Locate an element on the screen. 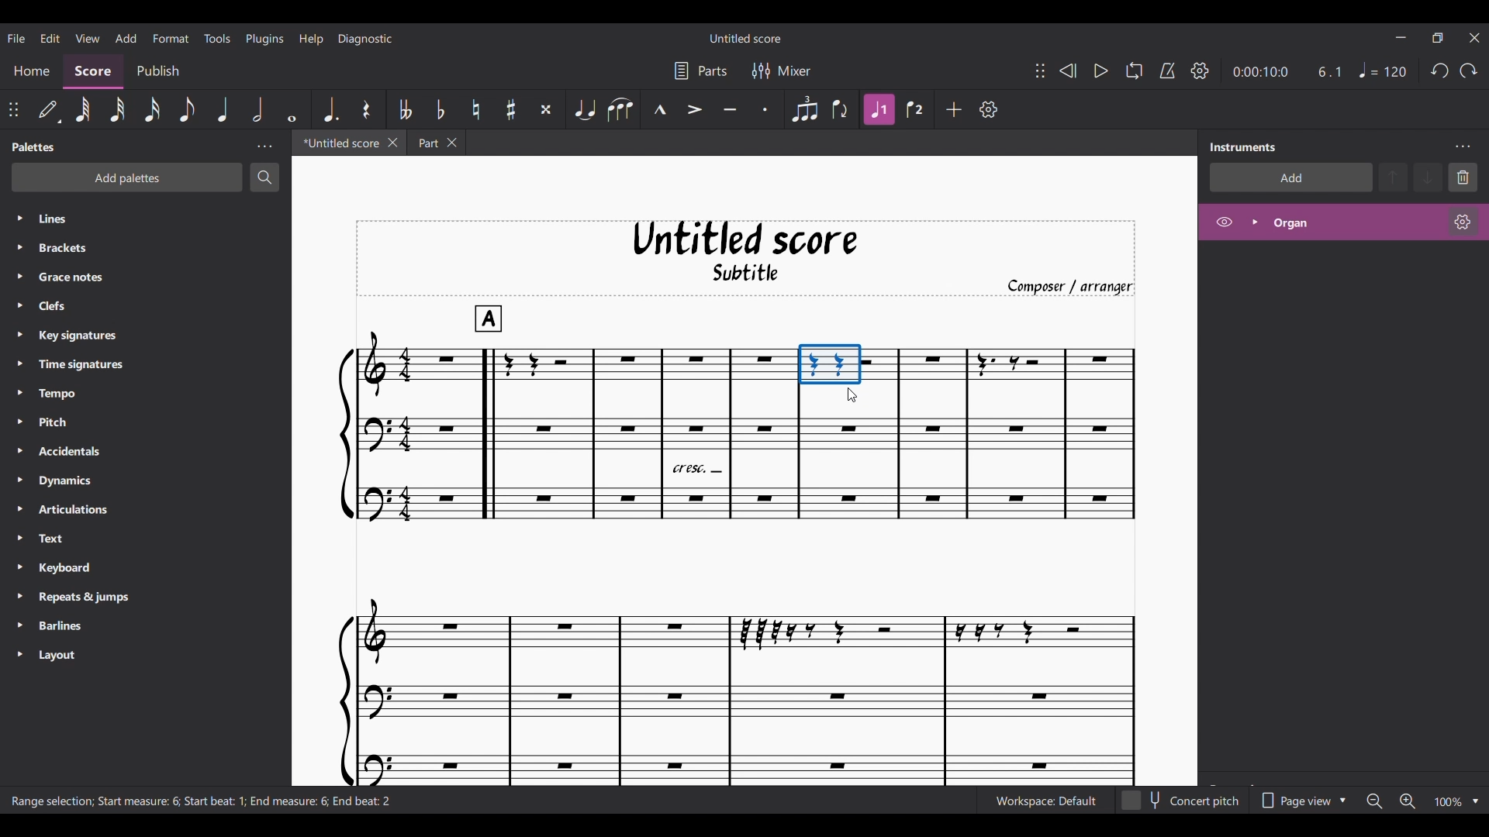  Current workspace setting is located at coordinates (1045, 801).